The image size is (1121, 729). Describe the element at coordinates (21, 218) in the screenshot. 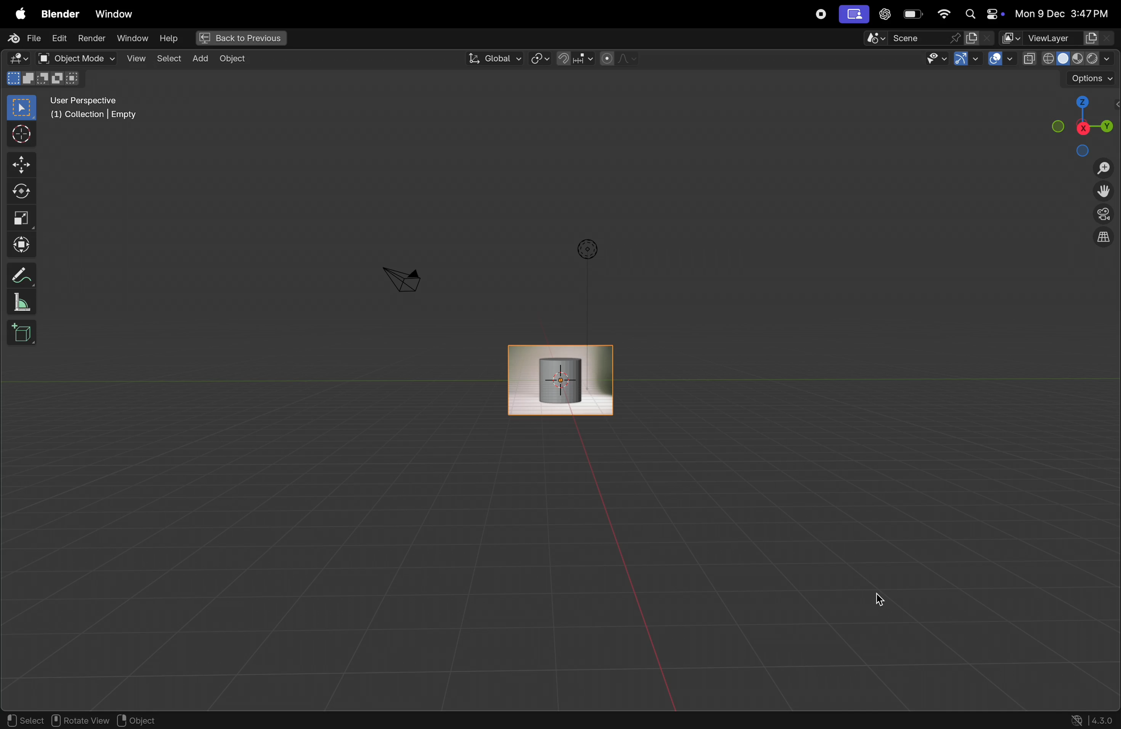

I see `scale` at that location.